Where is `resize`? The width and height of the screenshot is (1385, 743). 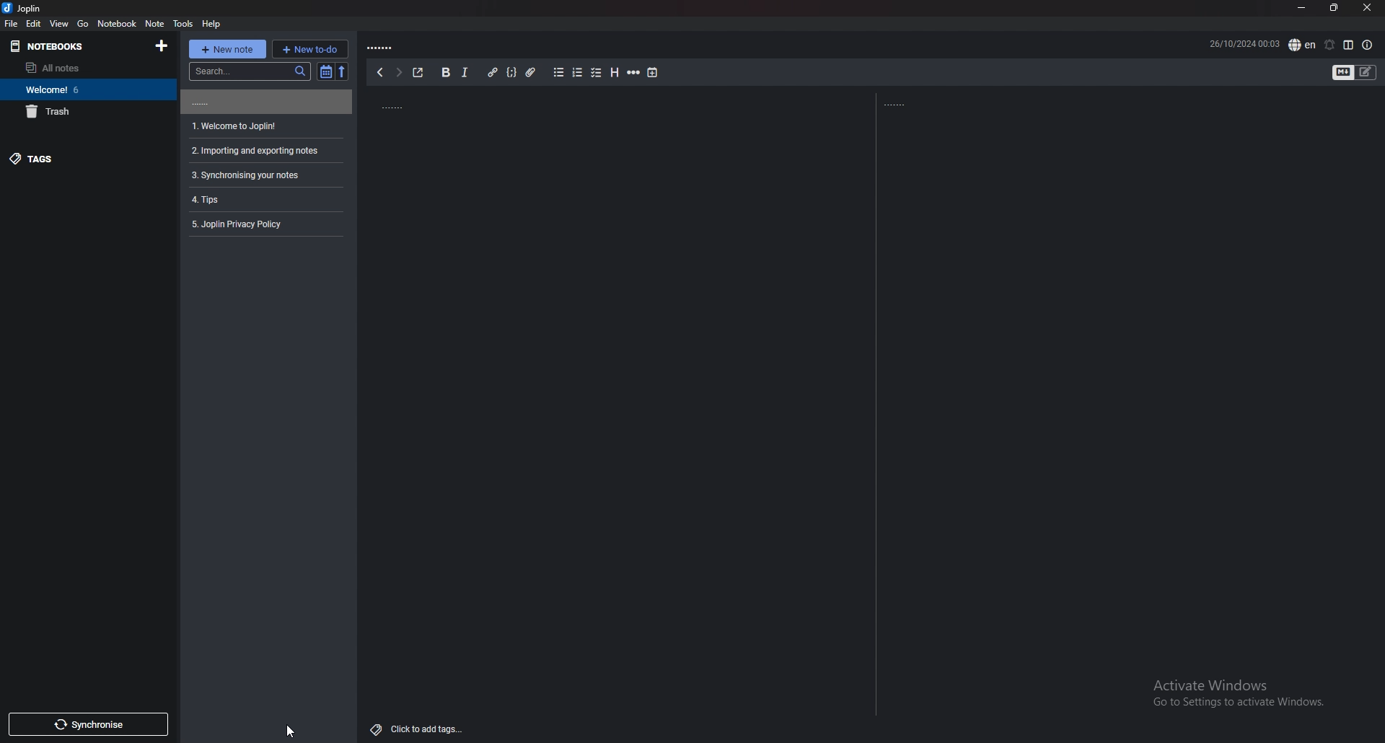 resize is located at coordinates (1333, 8).